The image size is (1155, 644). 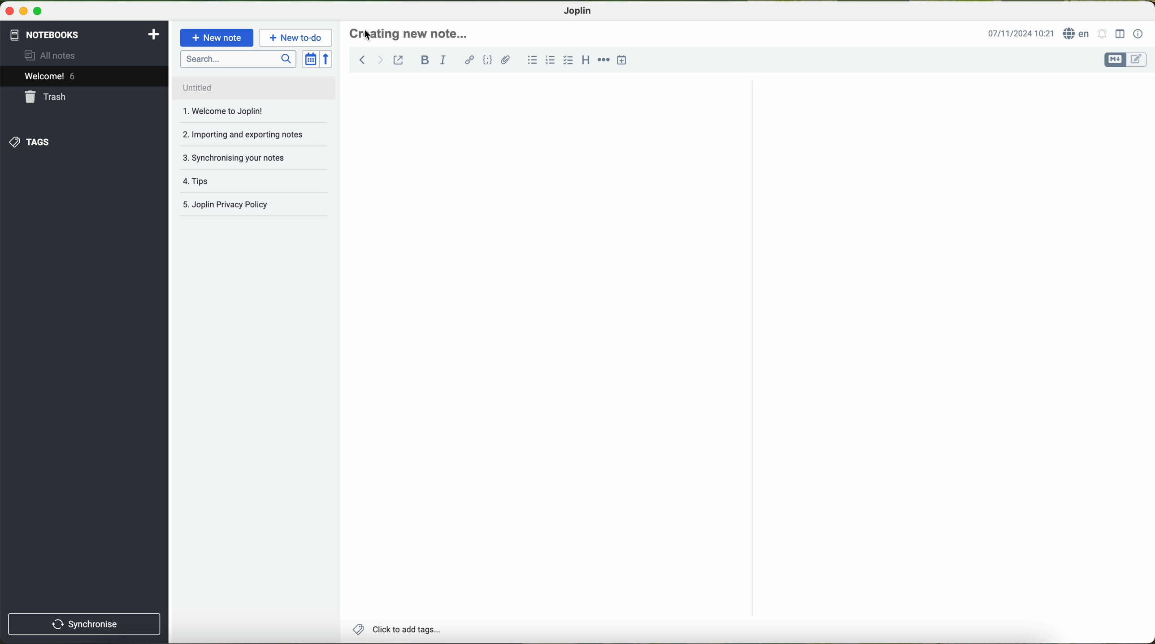 I want to click on reverse sort order, so click(x=327, y=59).